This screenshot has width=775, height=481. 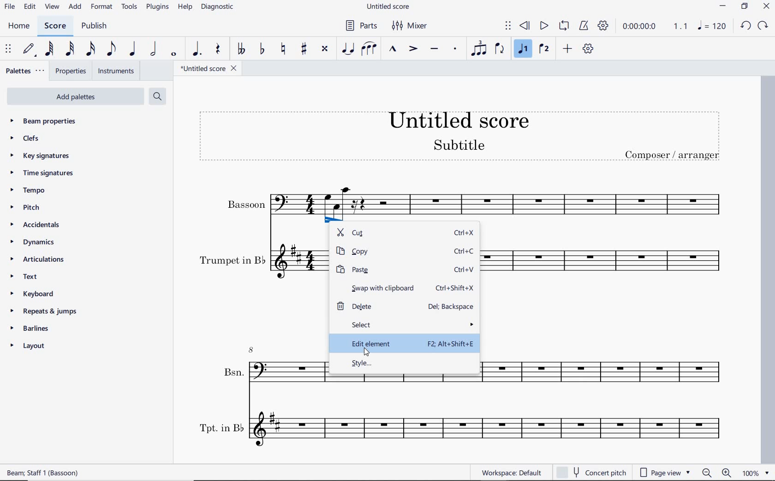 I want to click on plugins, so click(x=159, y=7).